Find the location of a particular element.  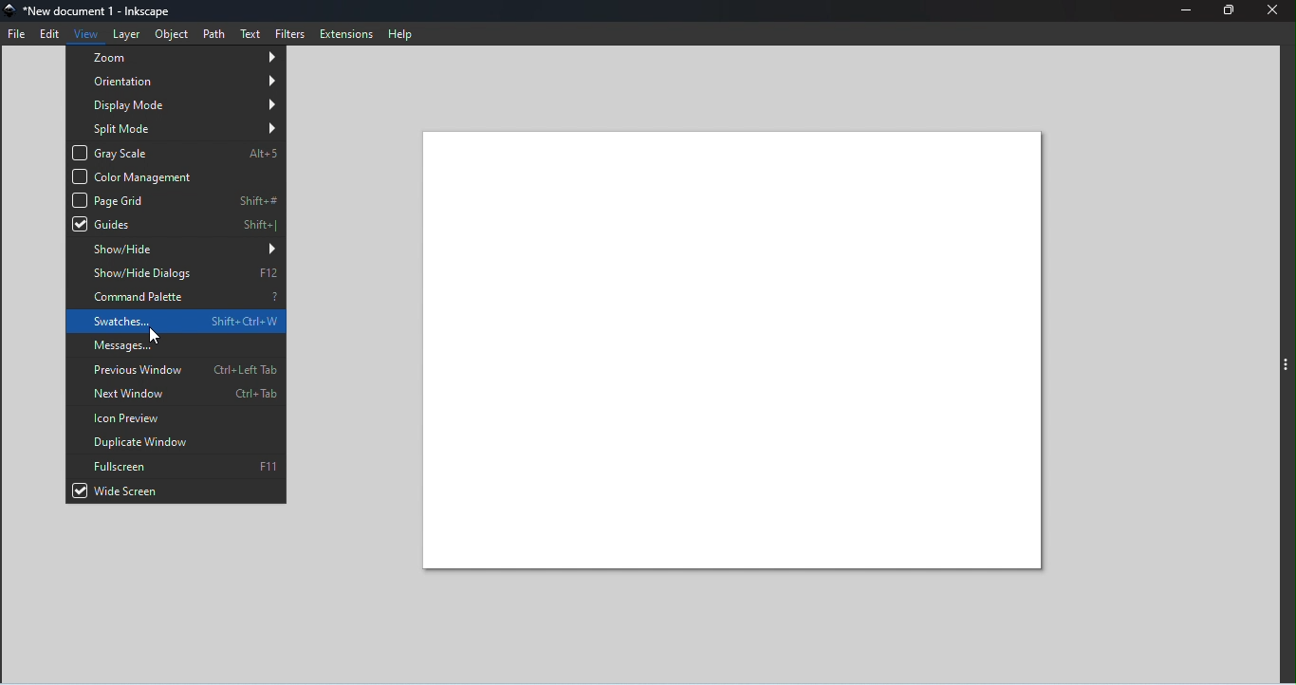

Wide screen is located at coordinates (176, 491).